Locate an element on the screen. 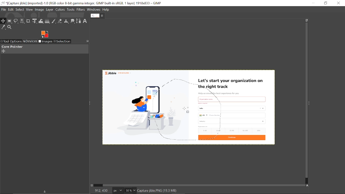 The height and width of the screenshot is (194, 345). Phon Numbers is located at coordinates (232, 115).